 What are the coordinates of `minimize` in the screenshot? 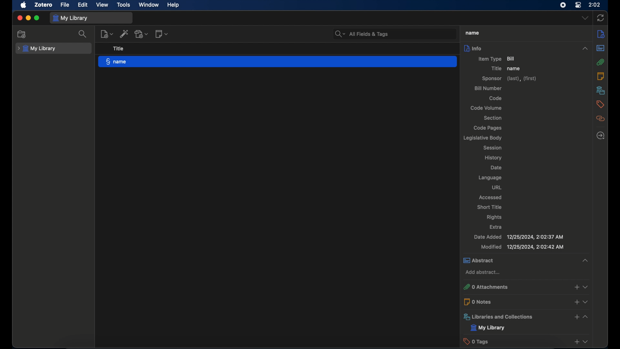 It's located at (29, 18).